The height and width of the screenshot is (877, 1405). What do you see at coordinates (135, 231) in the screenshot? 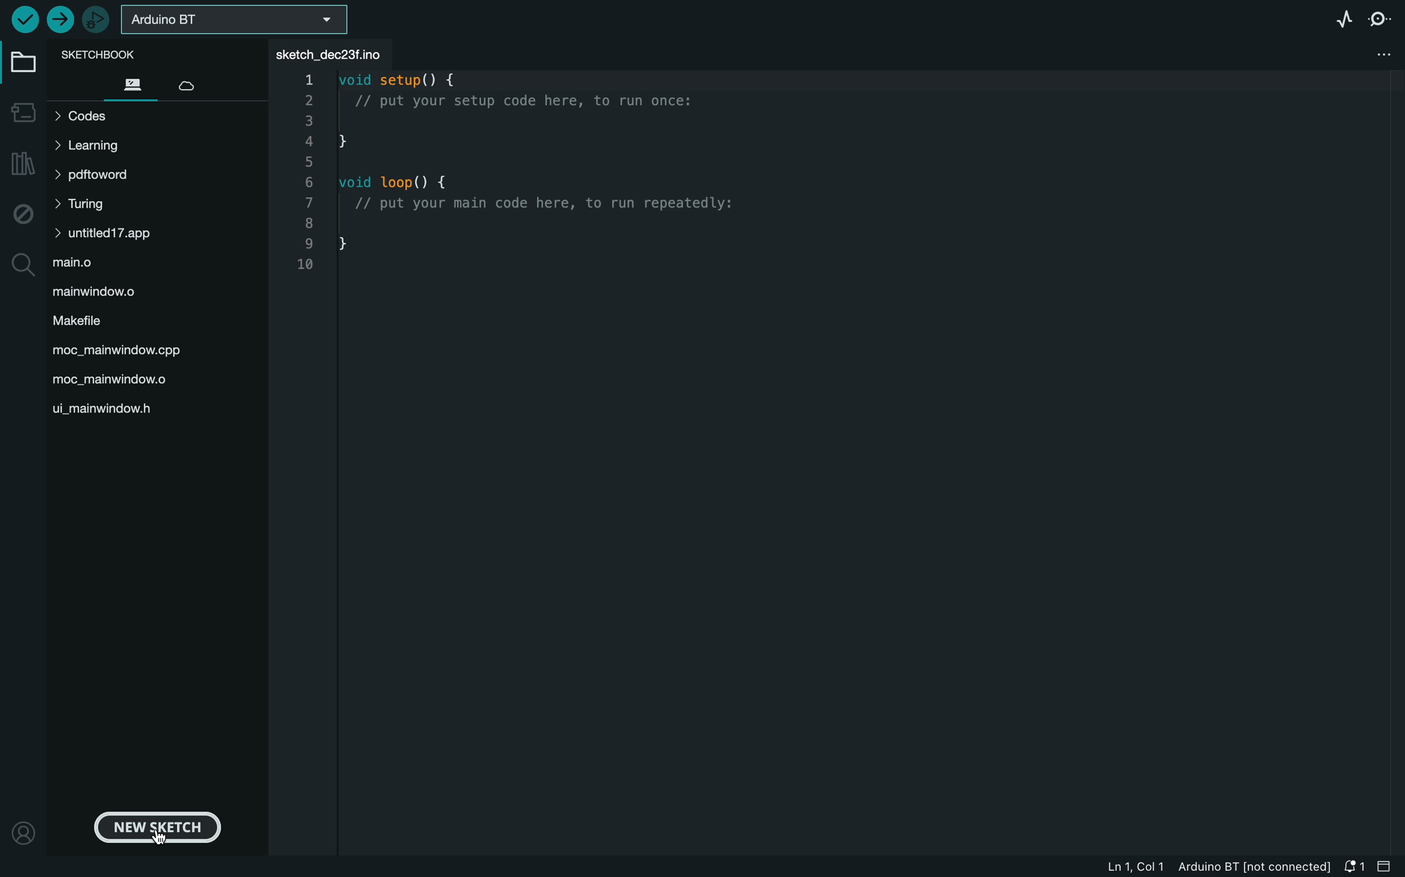
I see `untitled` at bounding box center [135, 231].